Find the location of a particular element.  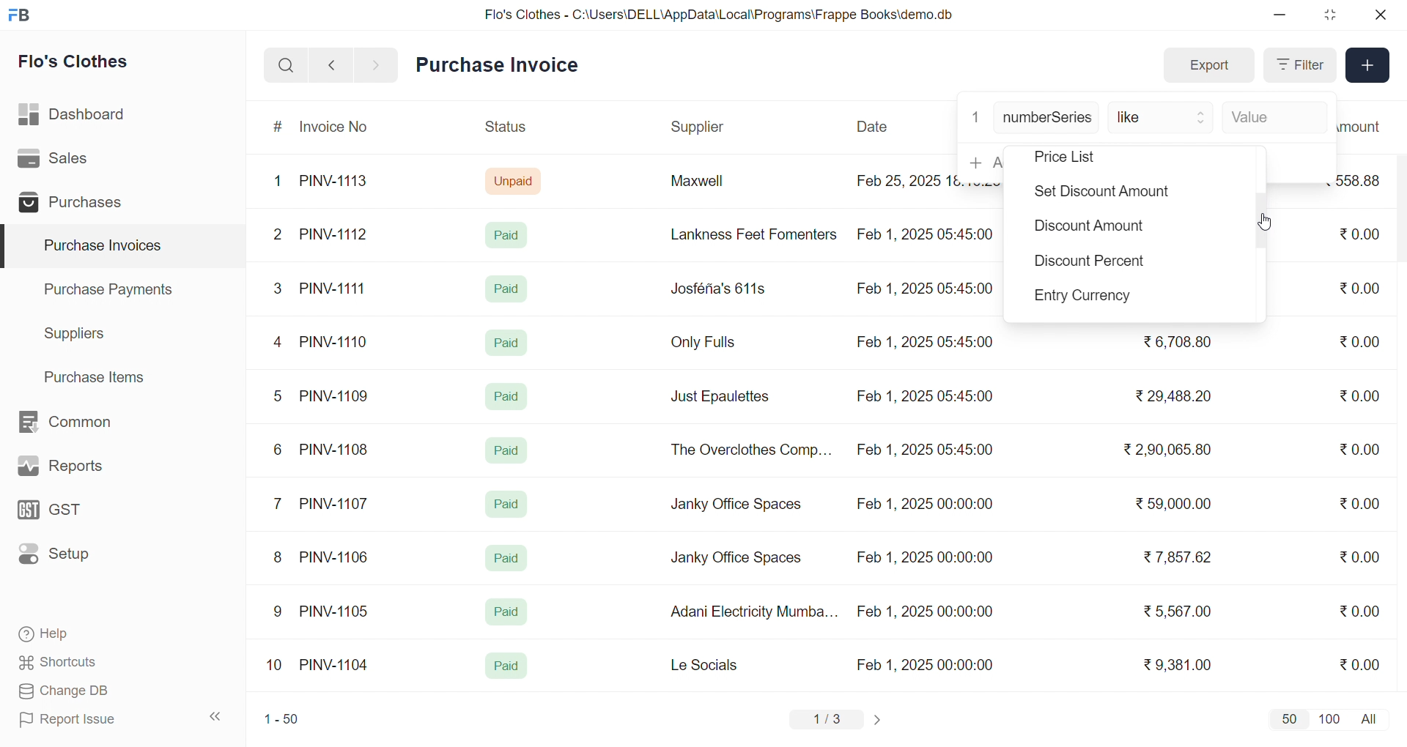

# is located at coordinates (278, 128).